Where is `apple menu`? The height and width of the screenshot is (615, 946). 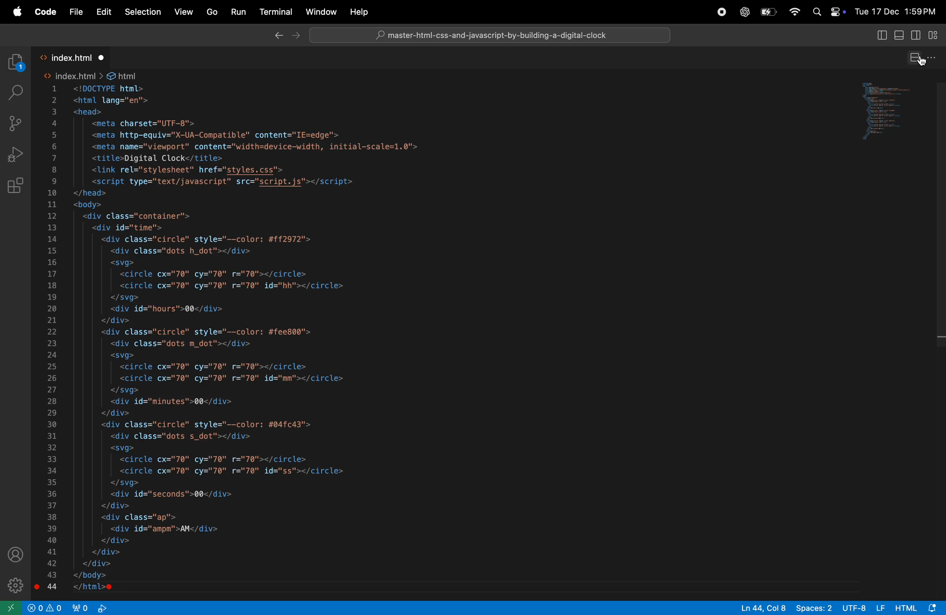 apple menu is located at coordinates (16, 13).